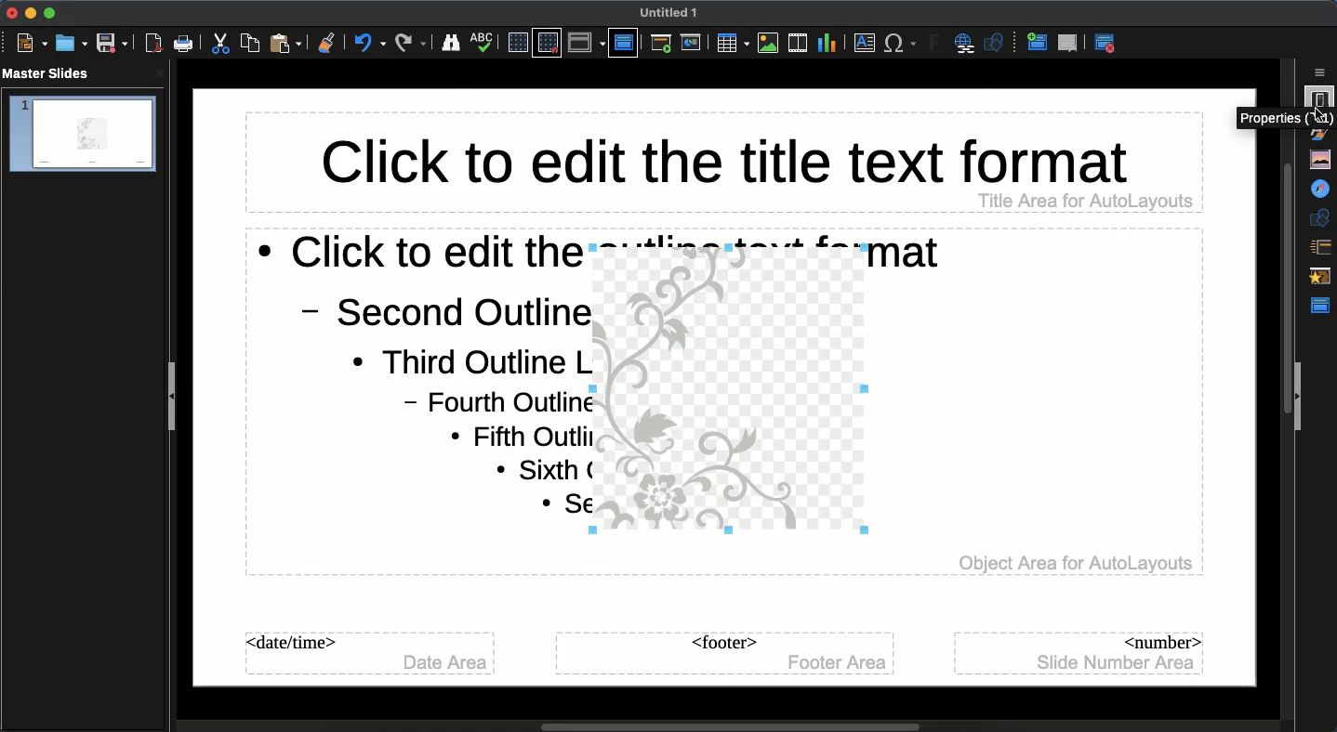 The image size is (1337, 732). What do you see at coordinates (768, 43) in the screenshot?
I see `Images` at bounding box center [768, 43].